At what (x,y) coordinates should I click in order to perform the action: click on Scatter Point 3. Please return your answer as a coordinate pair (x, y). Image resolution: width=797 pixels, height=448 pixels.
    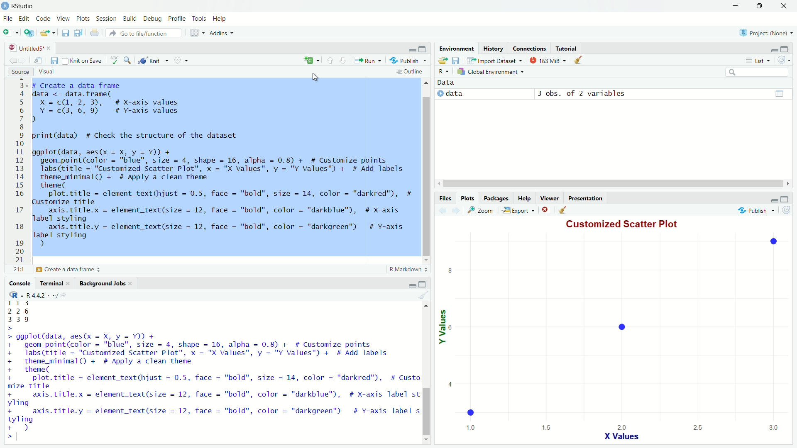
    Looking at the image, I should click on (470, 411).